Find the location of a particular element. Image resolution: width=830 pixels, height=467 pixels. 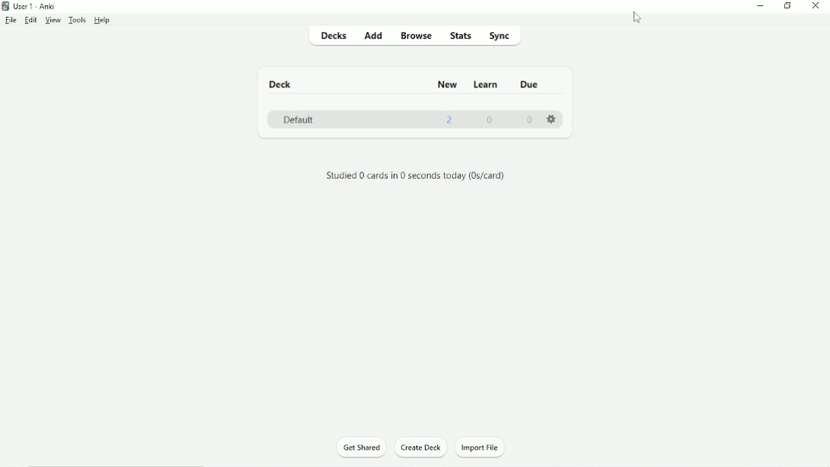

View is located at coordinates (53, 20).